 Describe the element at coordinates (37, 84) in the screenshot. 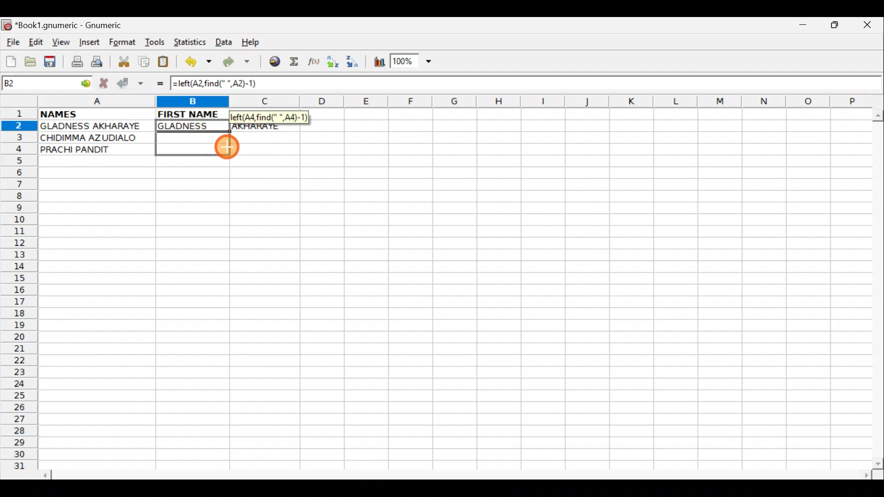

I see `Cell name B2` at that location.